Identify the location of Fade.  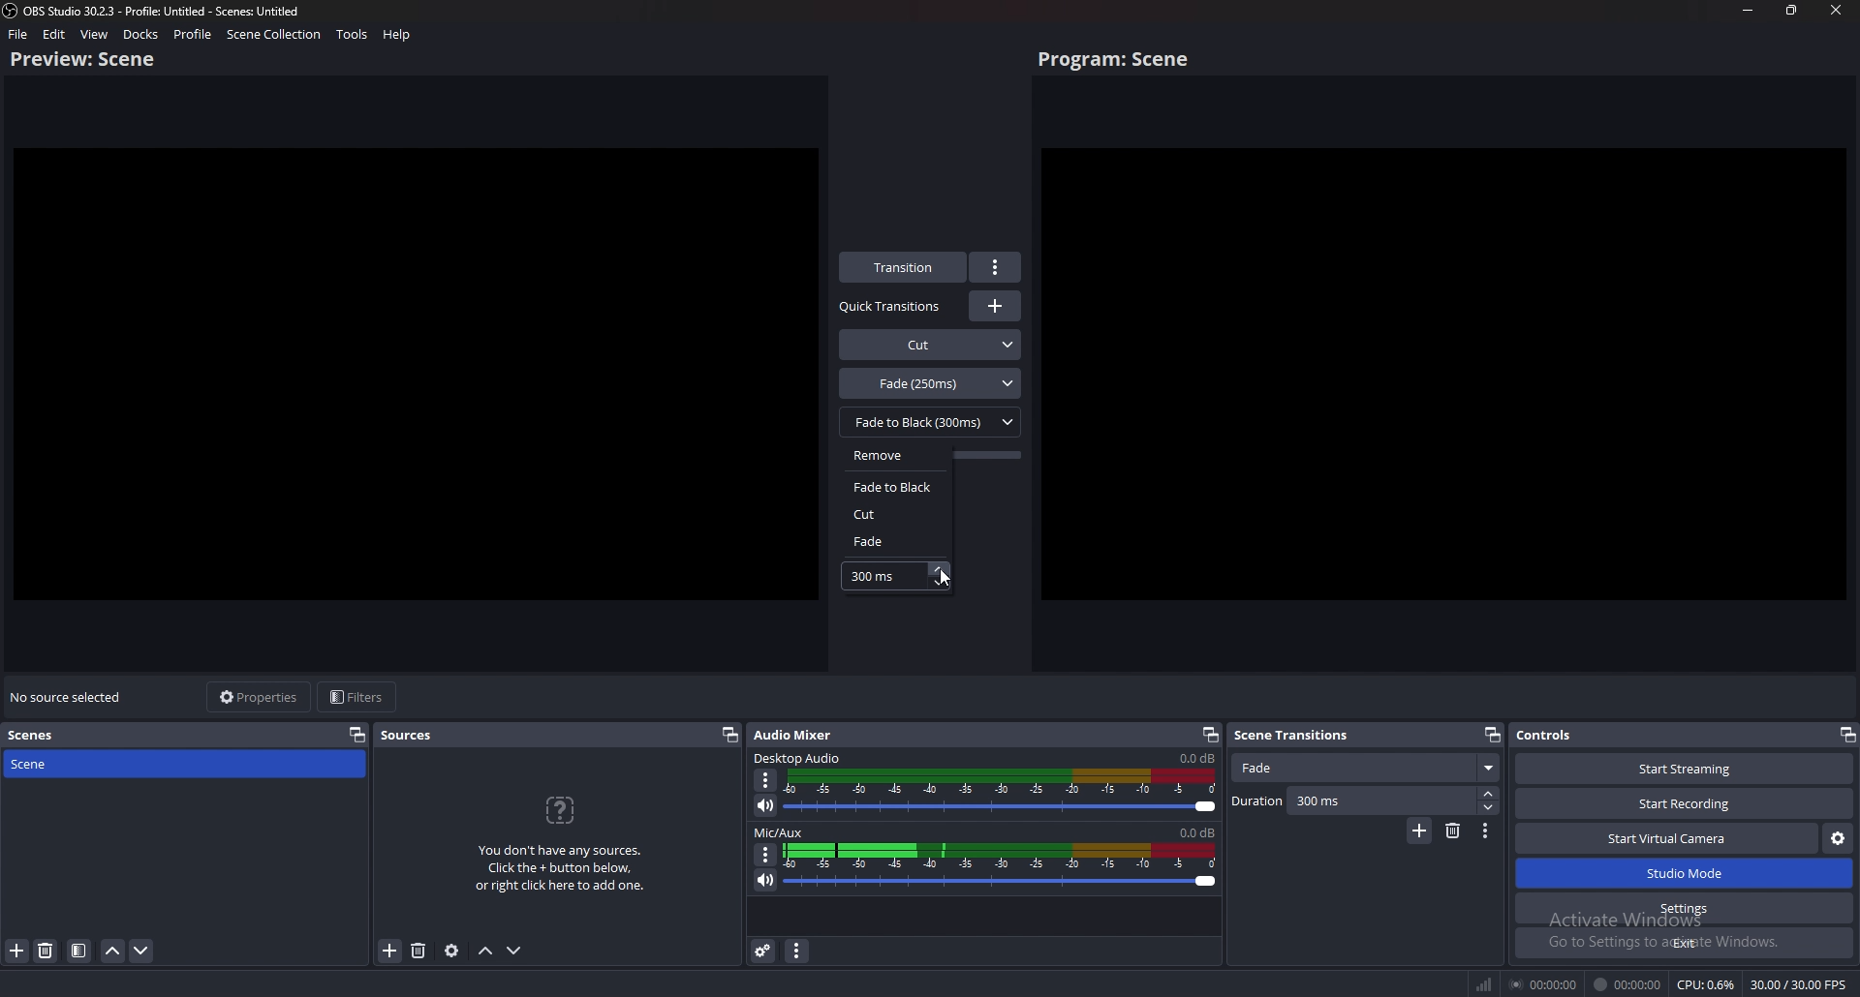
(1368, 769).